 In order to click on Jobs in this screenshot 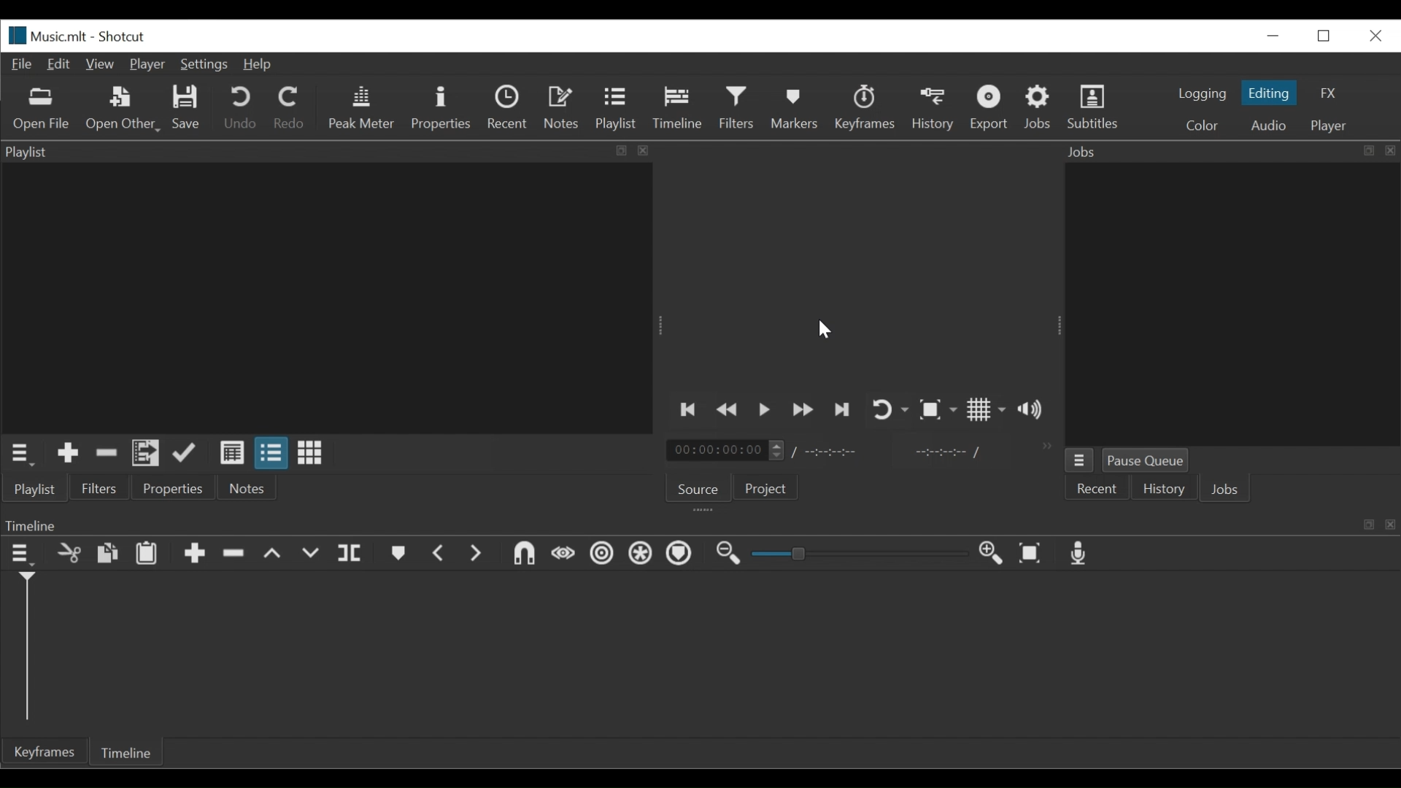, I will do `click(1039, 109)`.